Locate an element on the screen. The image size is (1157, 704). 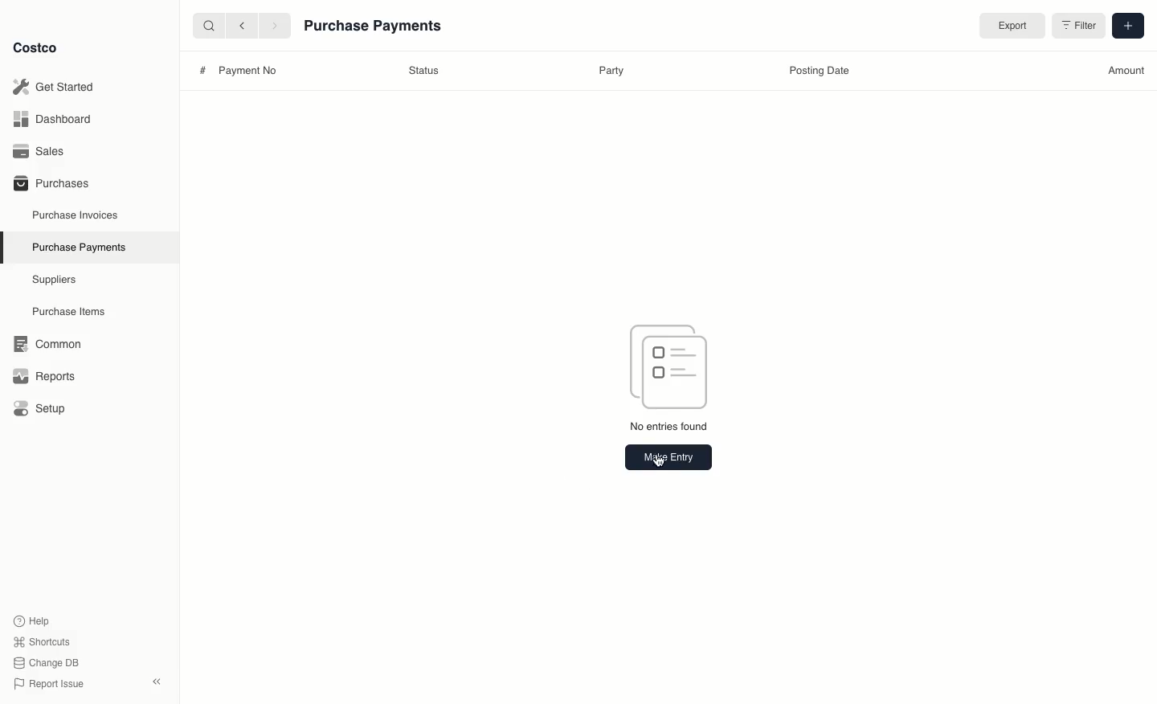
Get Started is located at coordinates (57, 87).